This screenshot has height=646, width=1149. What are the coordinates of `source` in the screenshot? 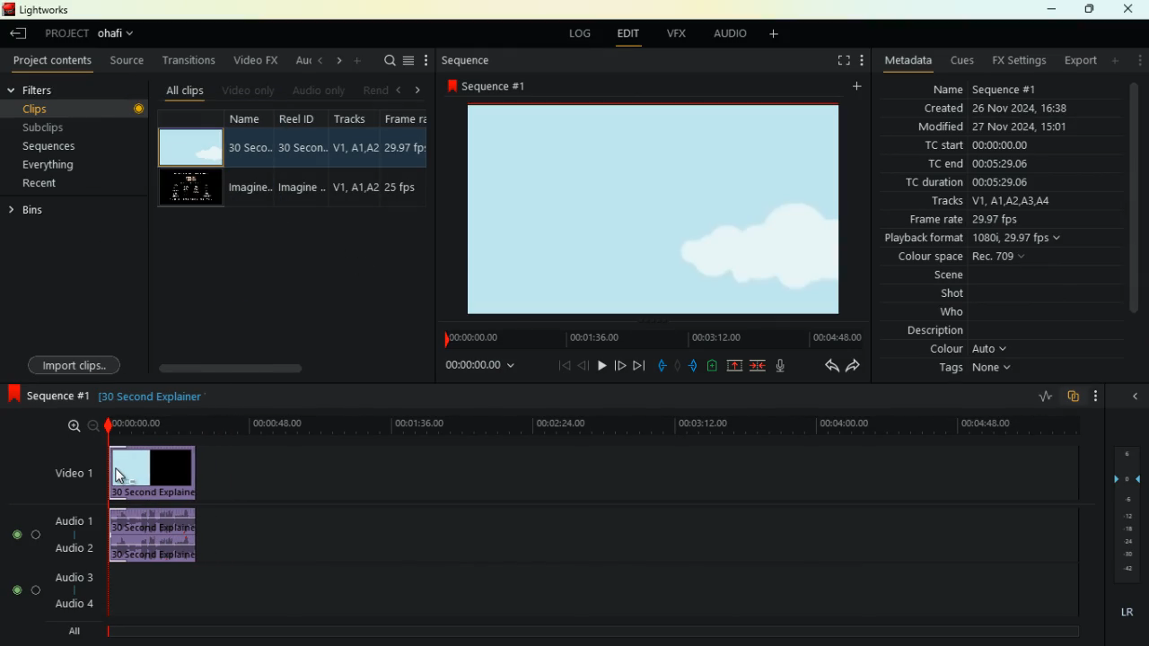 It's located at (129, 60).